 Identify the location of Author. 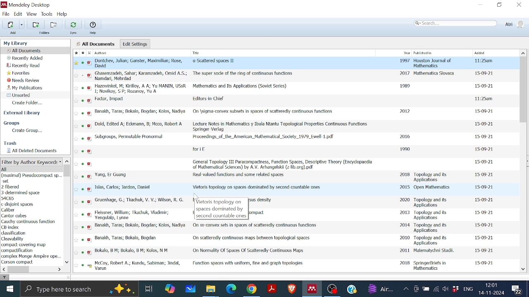
(114, 99).